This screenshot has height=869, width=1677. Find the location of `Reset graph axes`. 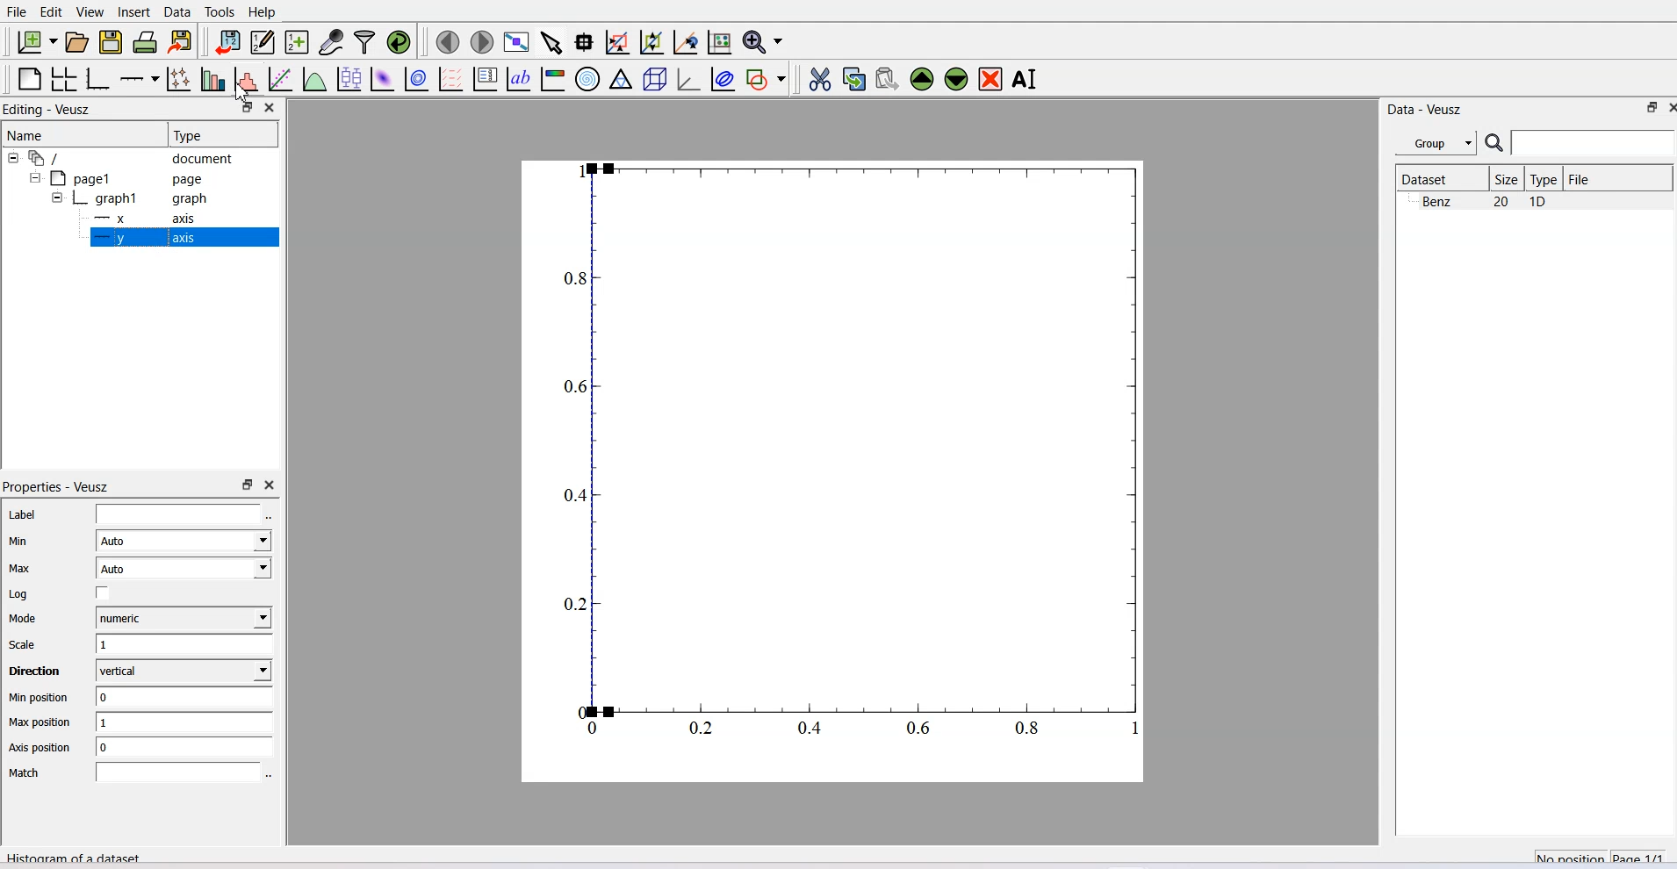

Reset graph axes is located at coordinates (721, 41).